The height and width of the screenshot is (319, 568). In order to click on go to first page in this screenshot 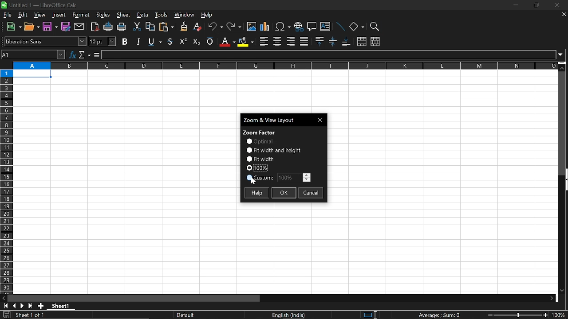, I will do `click(4, 305)`.